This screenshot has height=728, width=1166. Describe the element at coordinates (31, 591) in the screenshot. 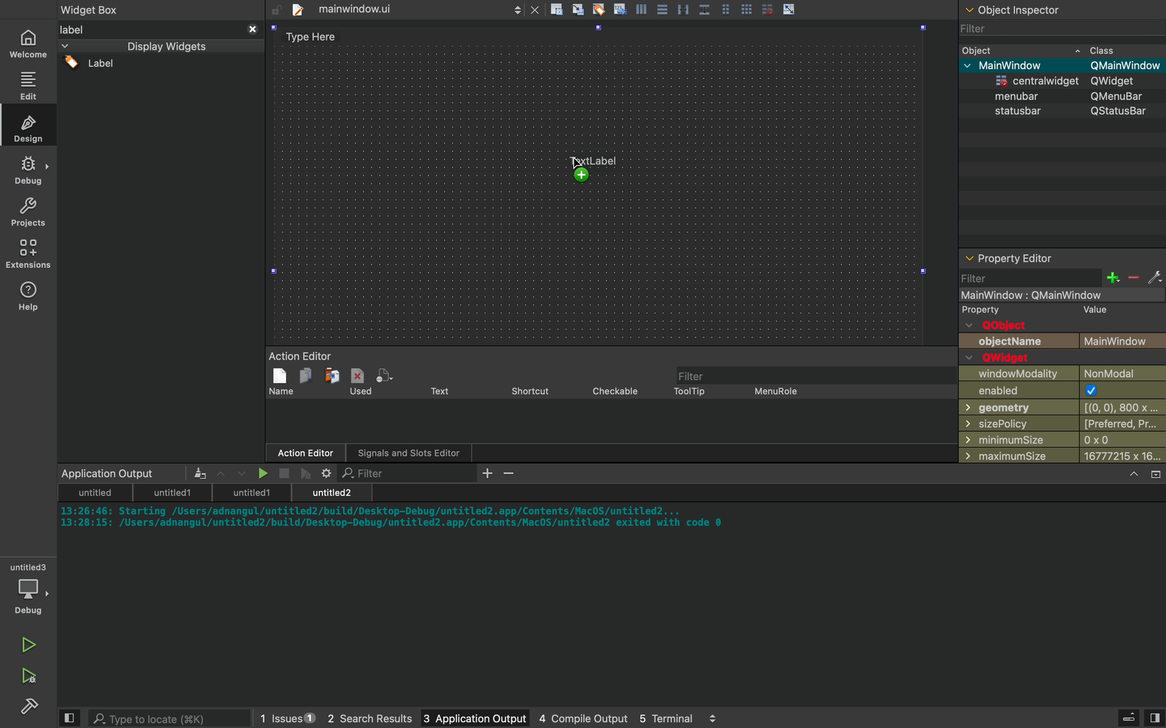

I see `debug` at that location.